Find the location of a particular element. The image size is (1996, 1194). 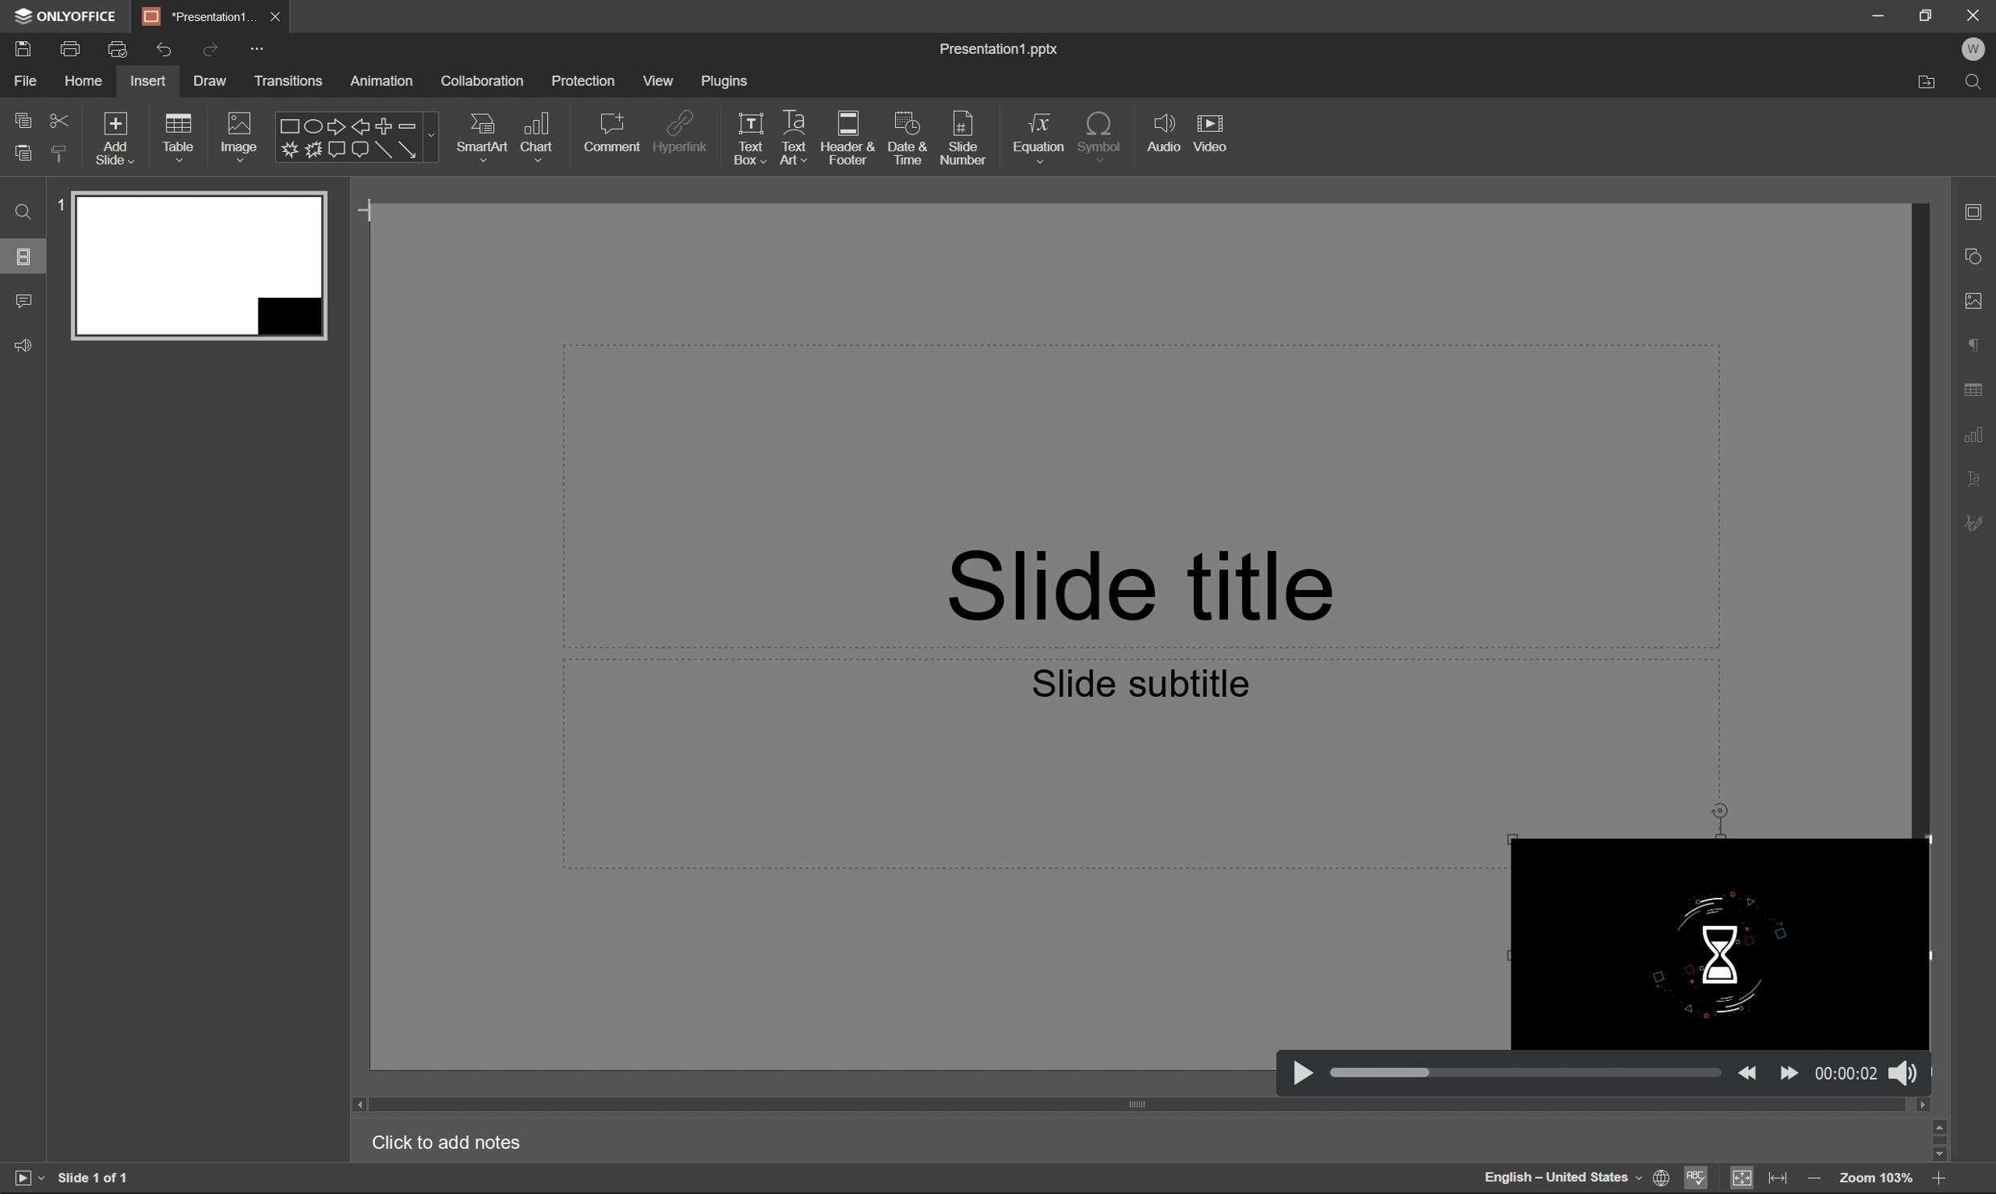

smart art is located at coordinates (485, 139).